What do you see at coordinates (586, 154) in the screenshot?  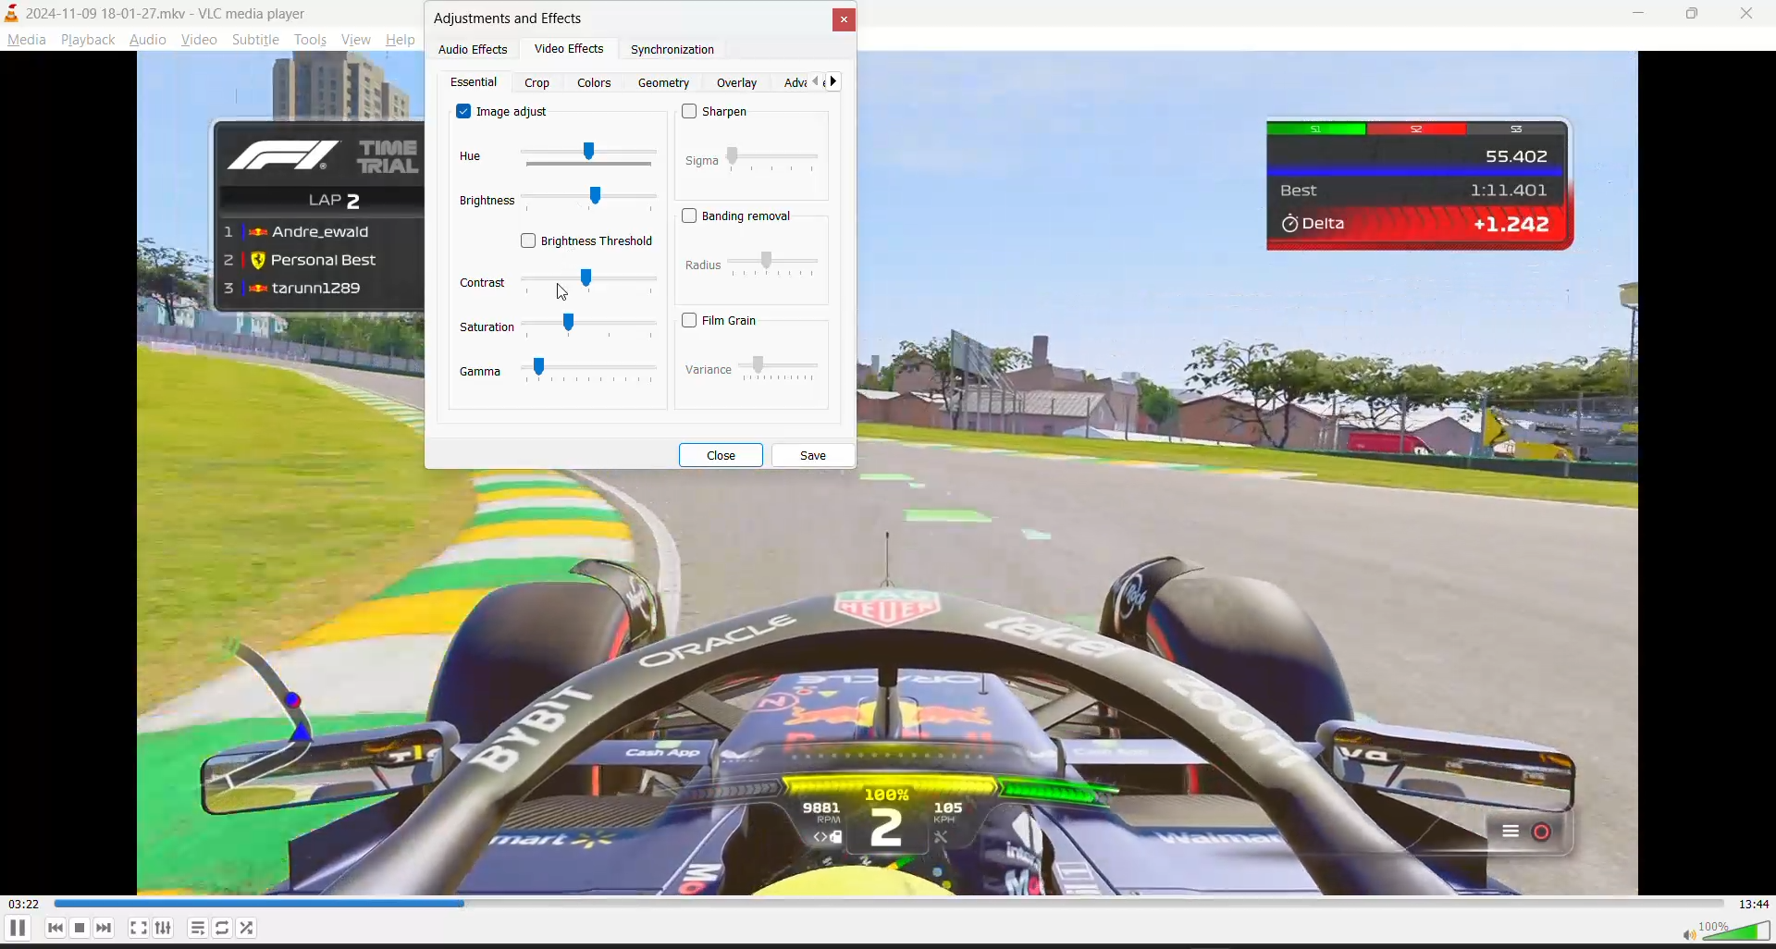 I see `hue slider` at bounding box center [586, 154].